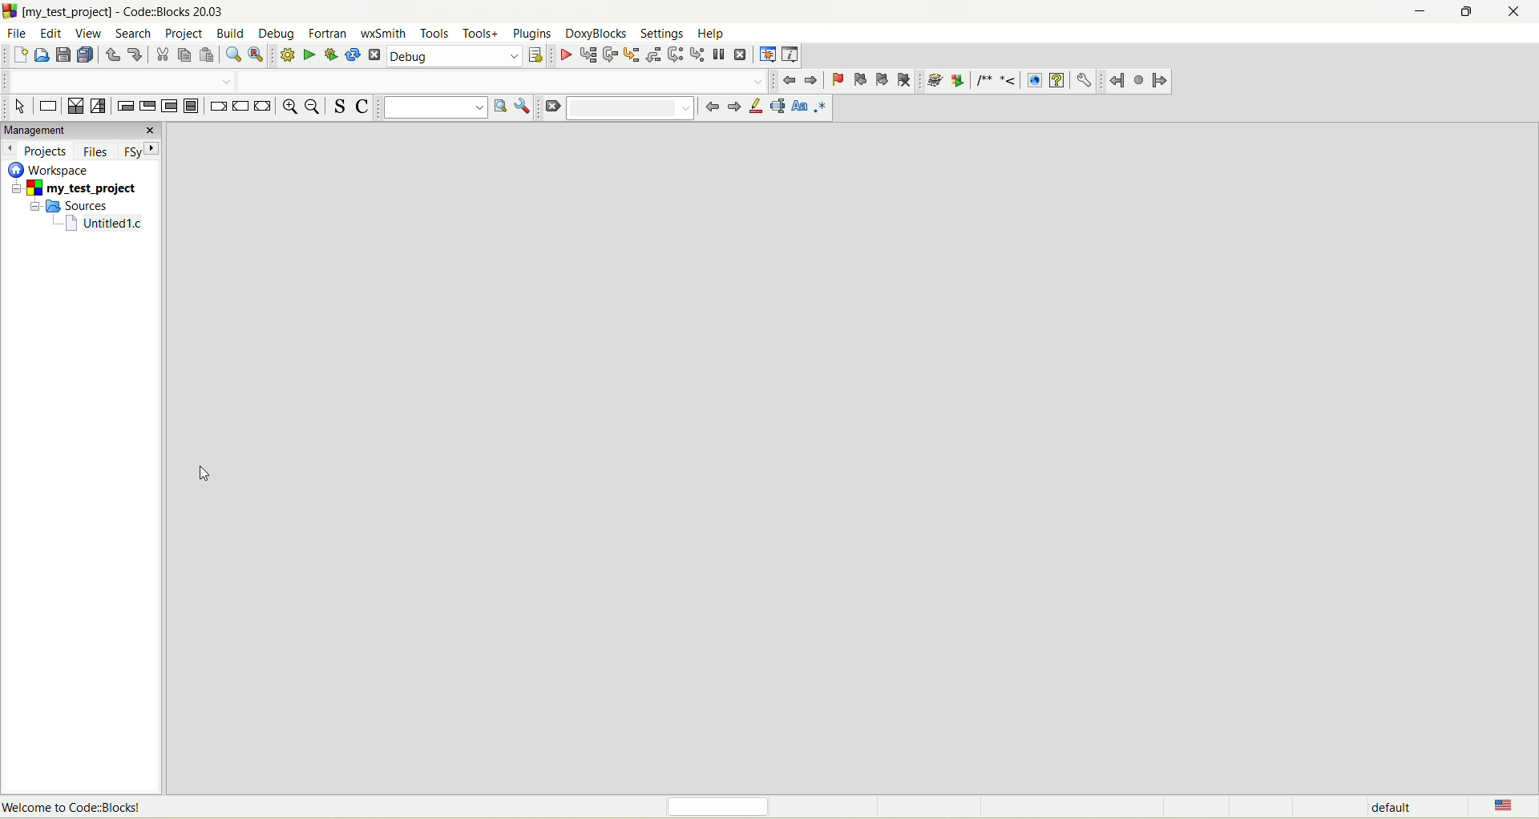  I want to click on cut, so click(163, 55).